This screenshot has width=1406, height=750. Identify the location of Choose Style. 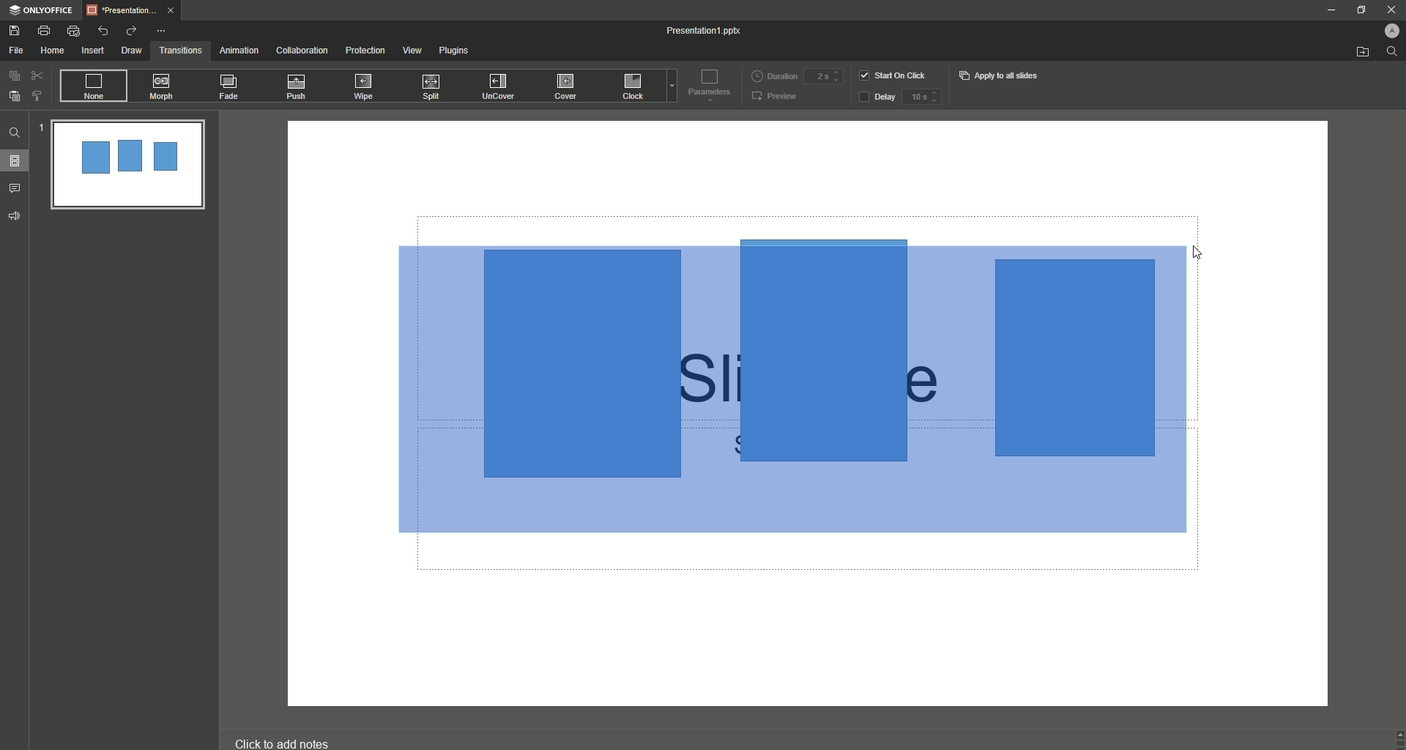
(37, 96).